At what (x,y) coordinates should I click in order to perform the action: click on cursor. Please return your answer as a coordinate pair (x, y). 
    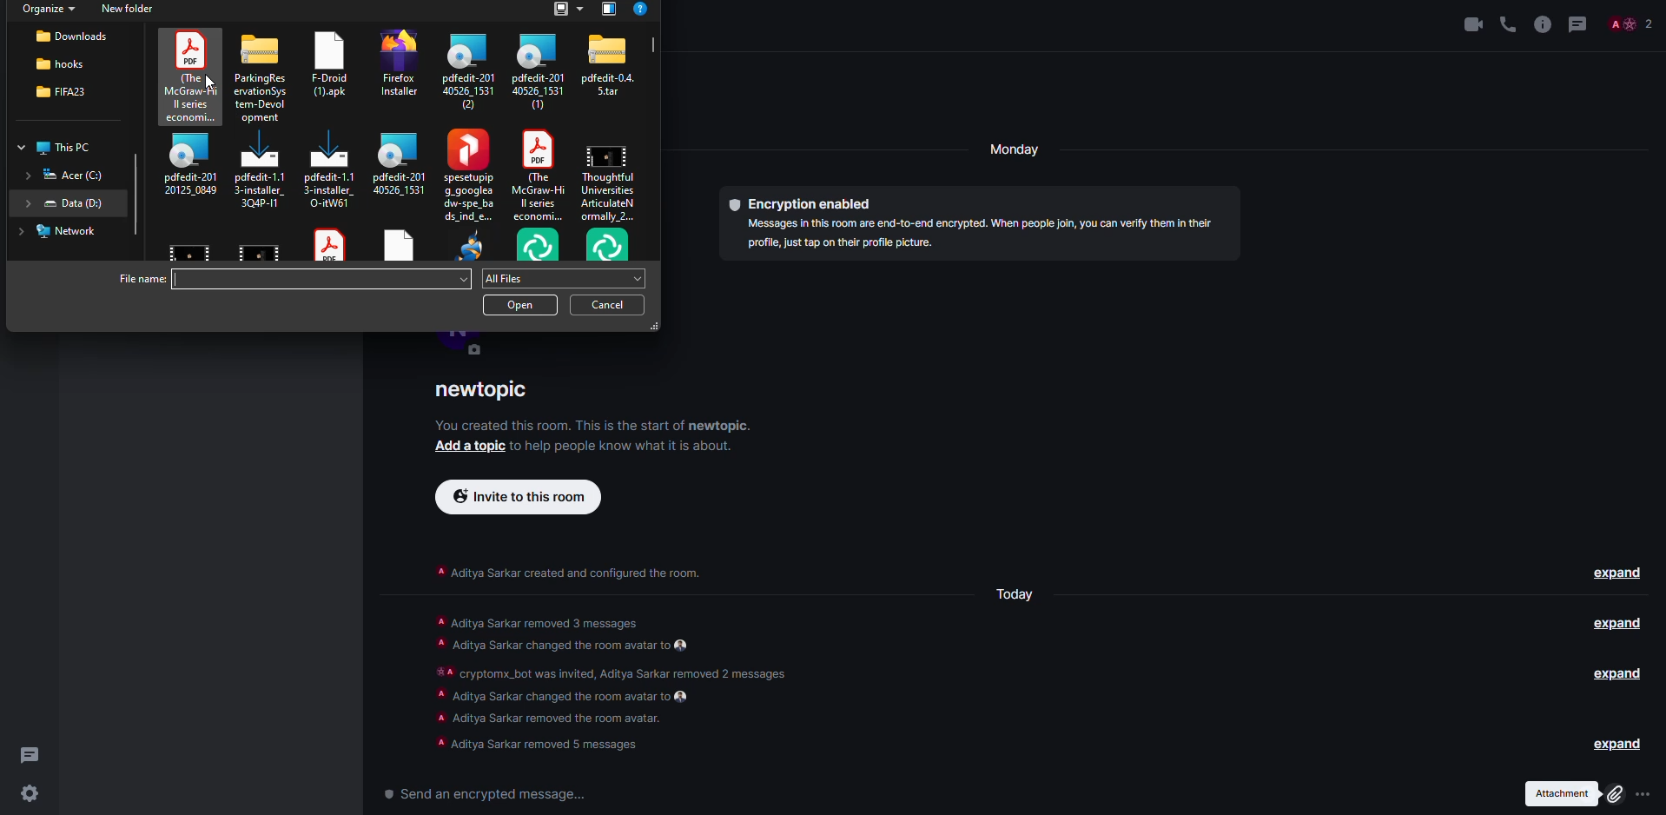
    Looking at the image, I should click on (1624, 806).